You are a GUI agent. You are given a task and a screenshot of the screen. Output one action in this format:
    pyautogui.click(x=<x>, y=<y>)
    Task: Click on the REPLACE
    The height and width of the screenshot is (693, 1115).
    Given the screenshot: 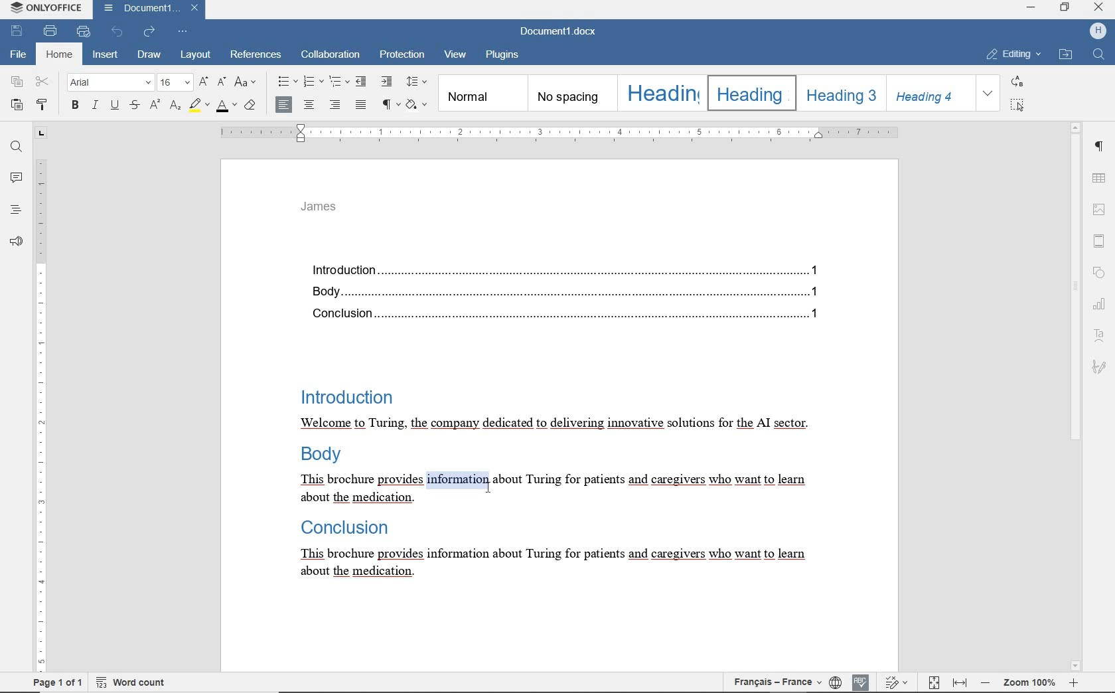 What is the action you would take?
    pyautogui.click(x=1016, y=81)
    